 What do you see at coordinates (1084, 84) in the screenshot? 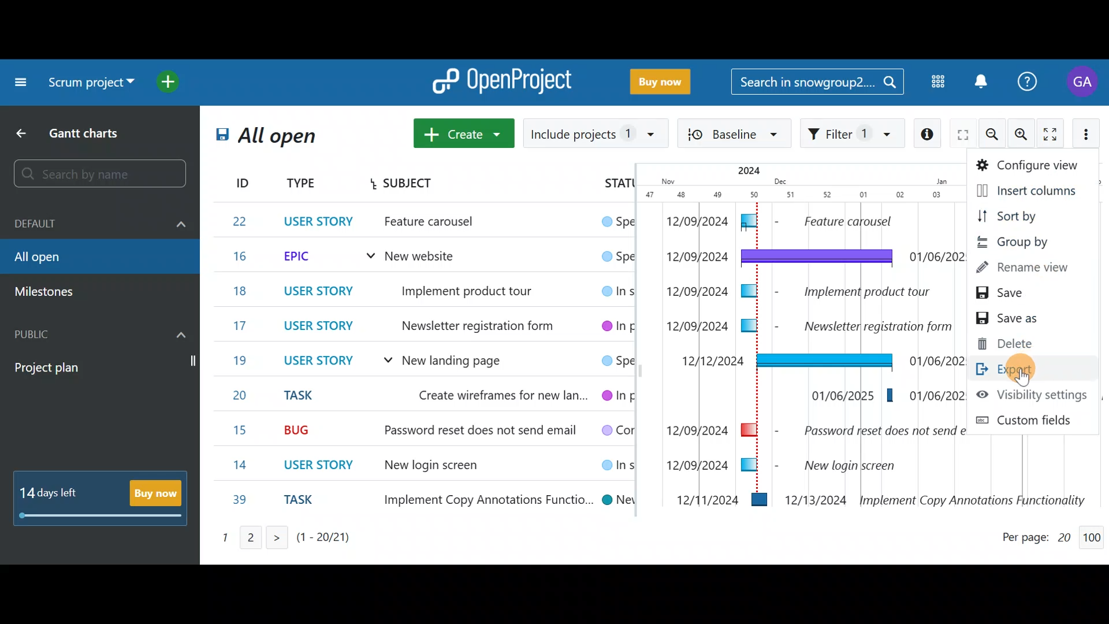
I see `Account name` at bounding box center [1084, 84].